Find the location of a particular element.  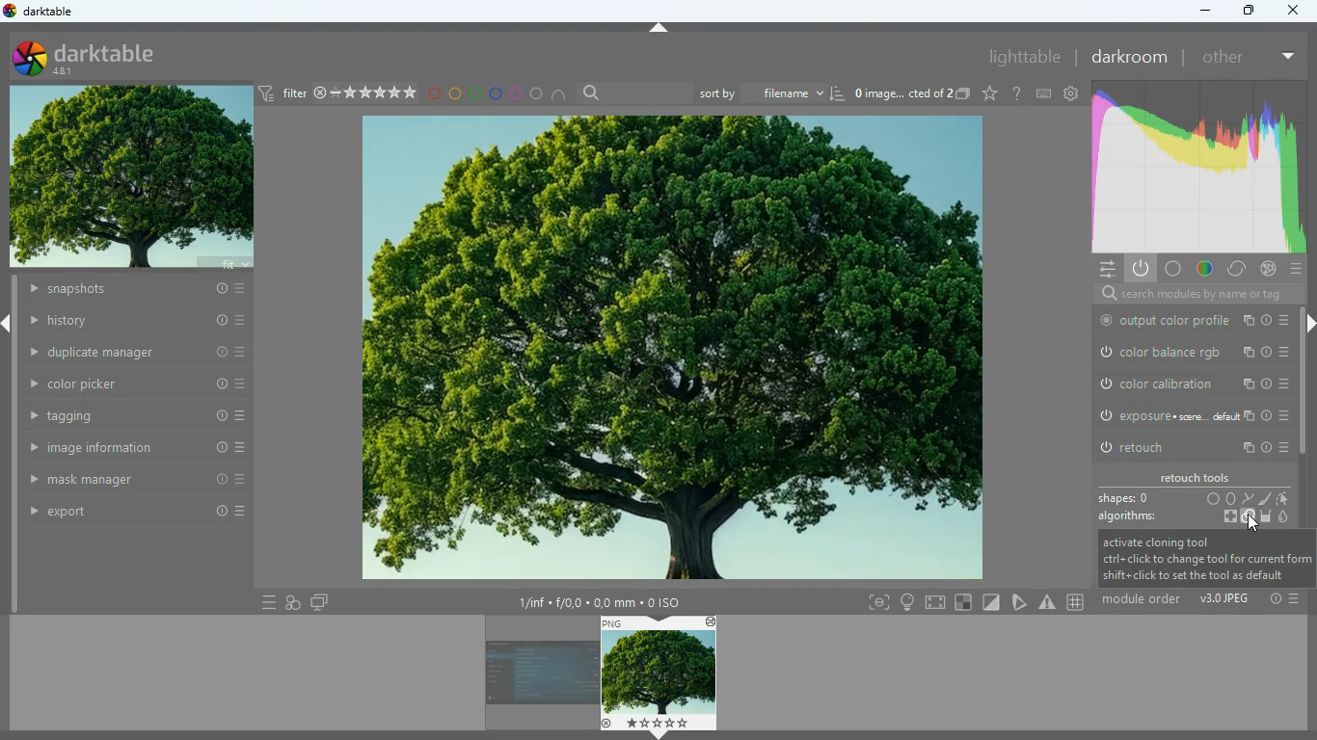

module order is located at coordinates (1145, 600).